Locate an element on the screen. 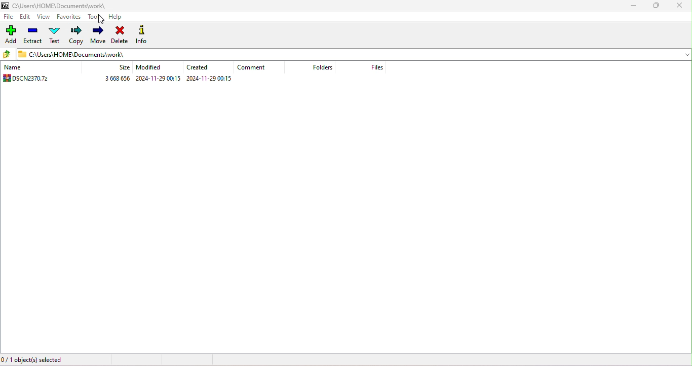  delete is located at coordinates (121, 35).